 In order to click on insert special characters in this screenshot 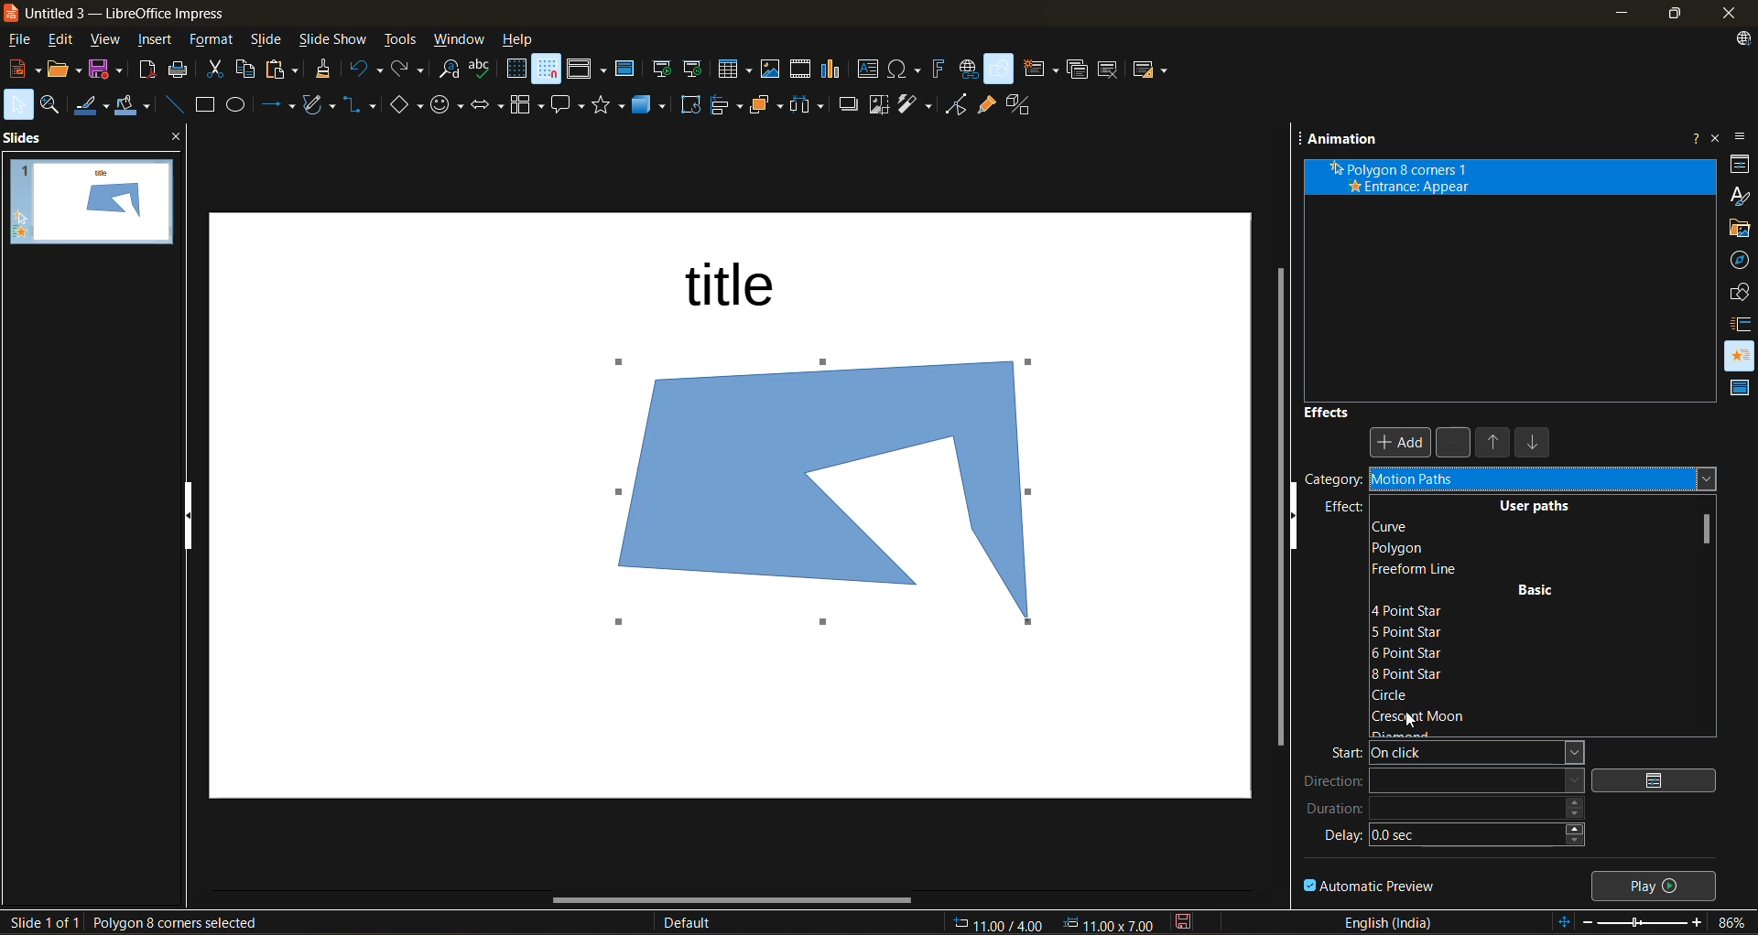, I will do `click(906, 71)`.